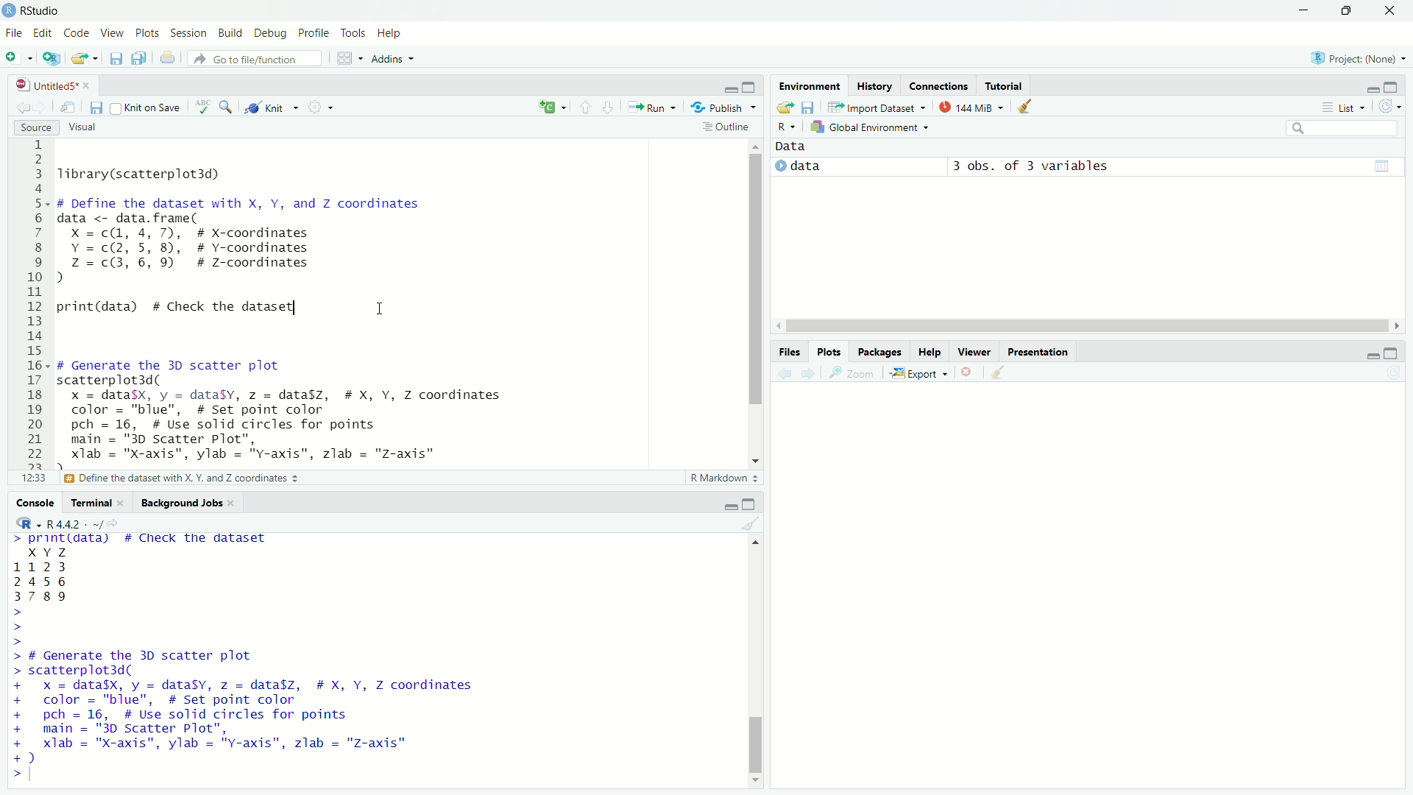  I want to click on play, so click(776, 167).